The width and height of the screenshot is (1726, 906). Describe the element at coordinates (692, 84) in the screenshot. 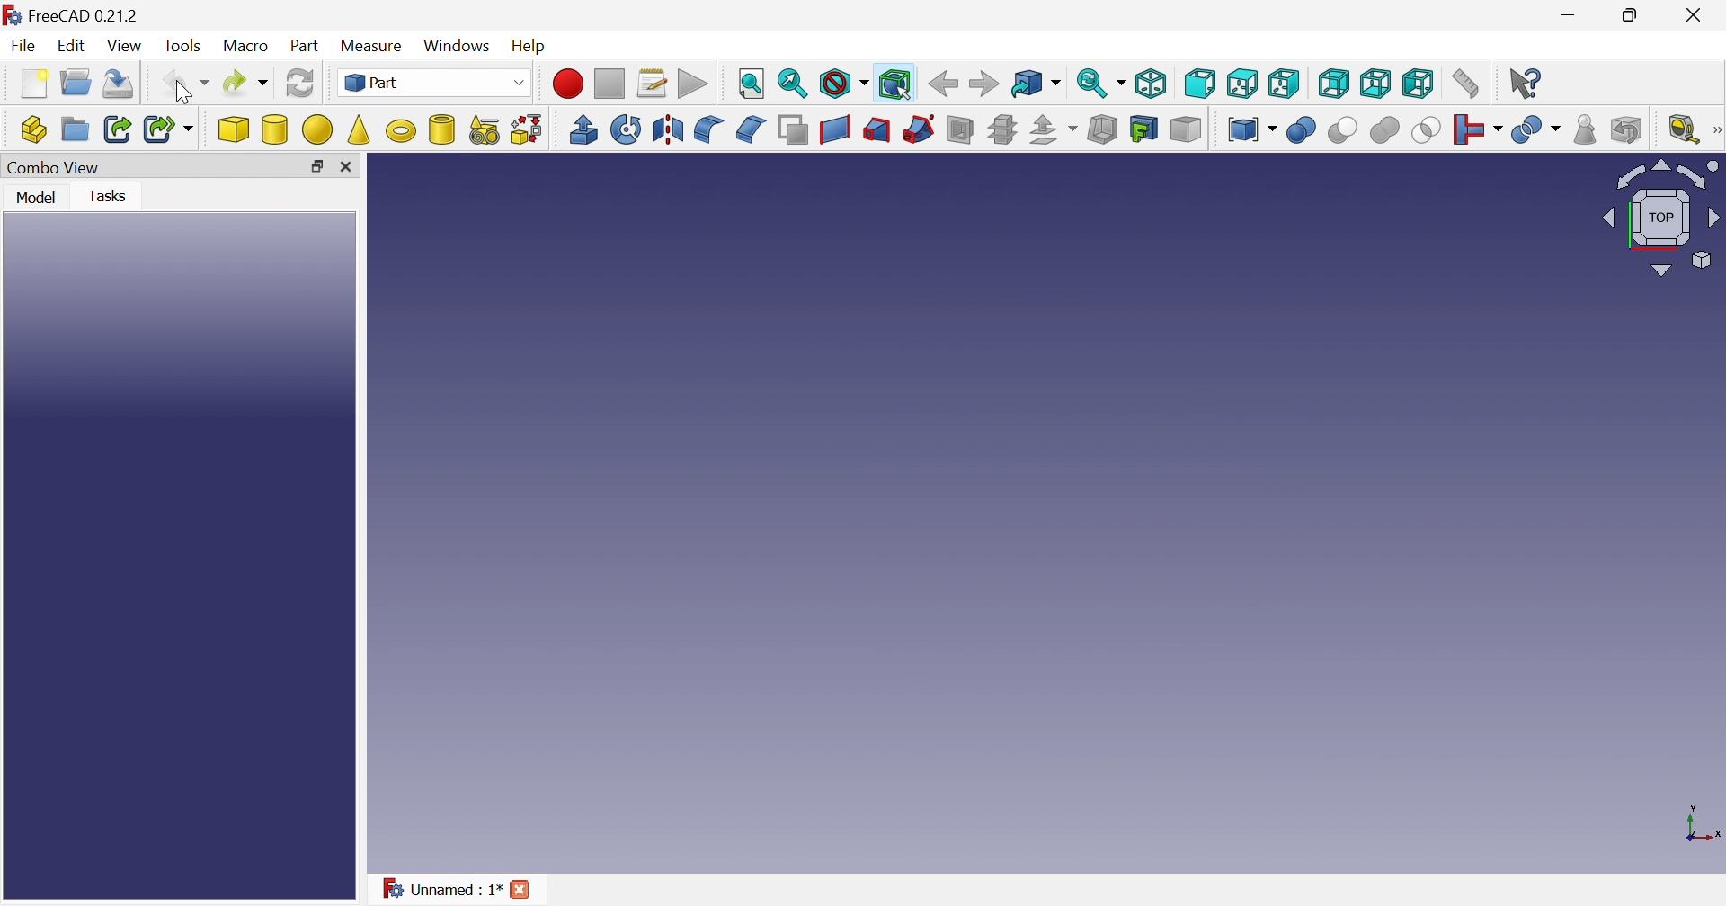

I see `Execute macro` at that location.